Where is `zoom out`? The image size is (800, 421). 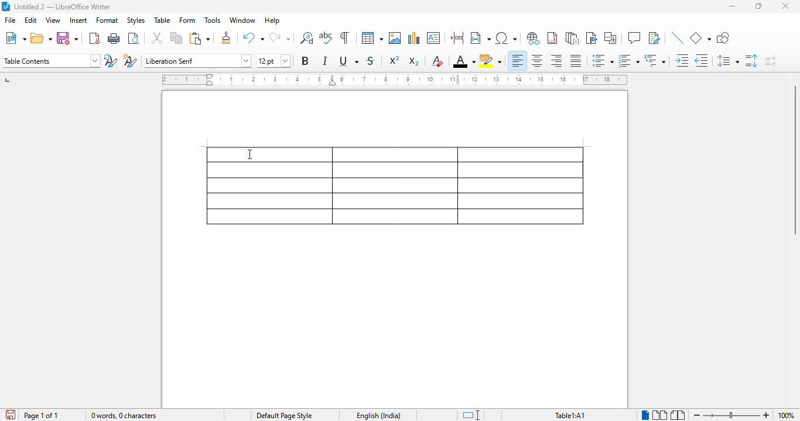
zoom out is located at coordinates (697, 416).